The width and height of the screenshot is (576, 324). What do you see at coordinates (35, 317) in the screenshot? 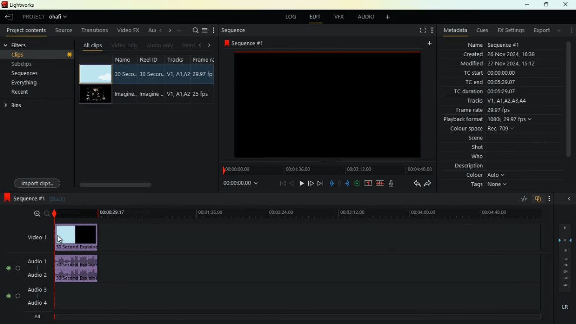
I see `all` at bounding box center [35, 317].